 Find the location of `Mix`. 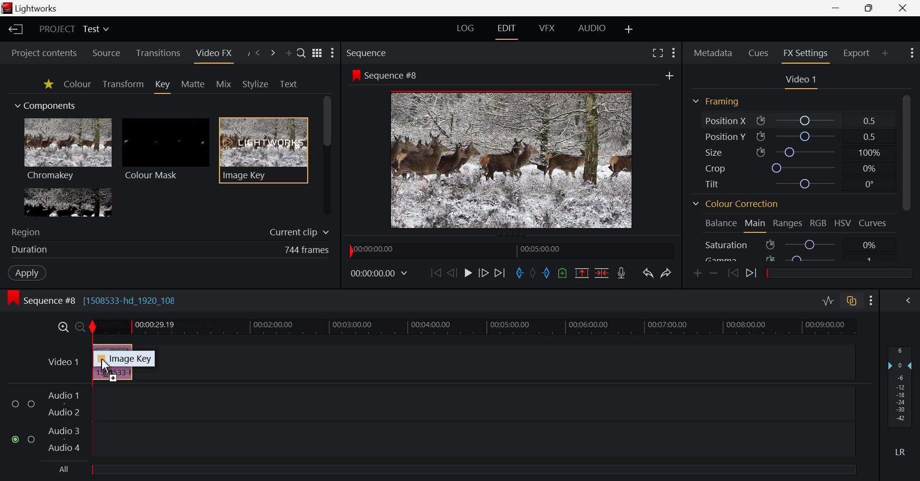

Mix is located at coordinates (223, 84).